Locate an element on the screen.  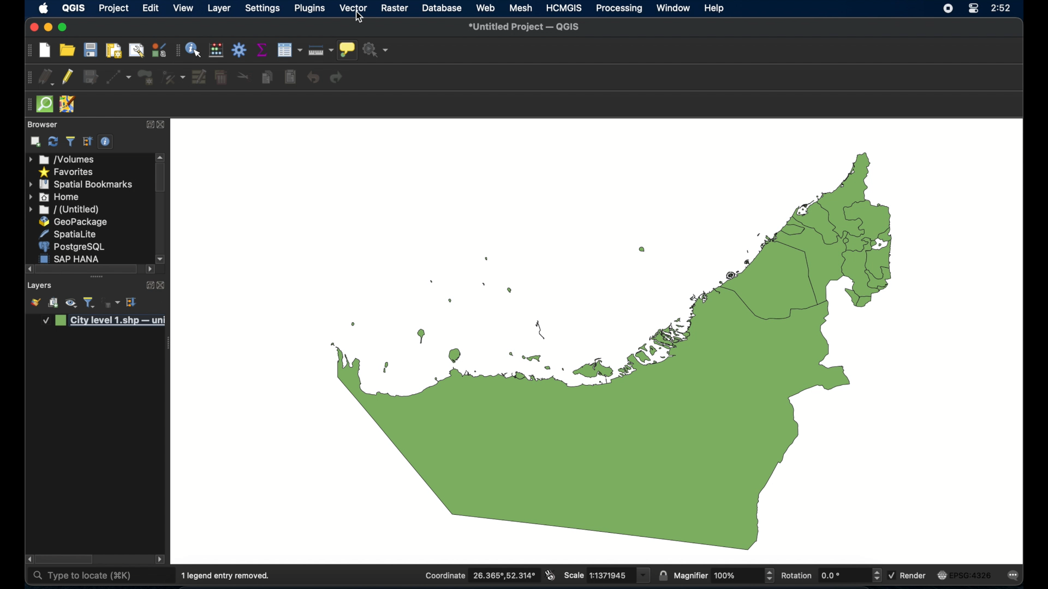
browser is located at coordinates (41, 124).